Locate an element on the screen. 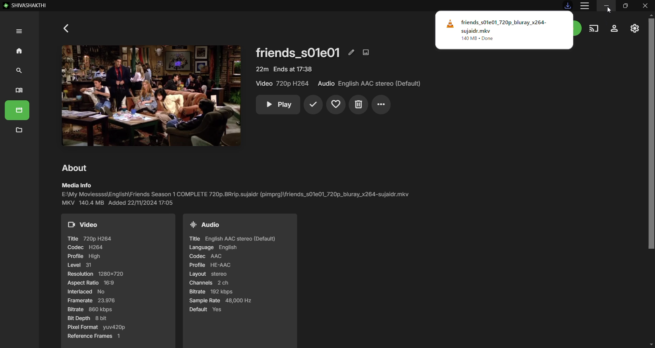 This screenshot has height=348, width=655. Play is located at coordinates (278, 105).